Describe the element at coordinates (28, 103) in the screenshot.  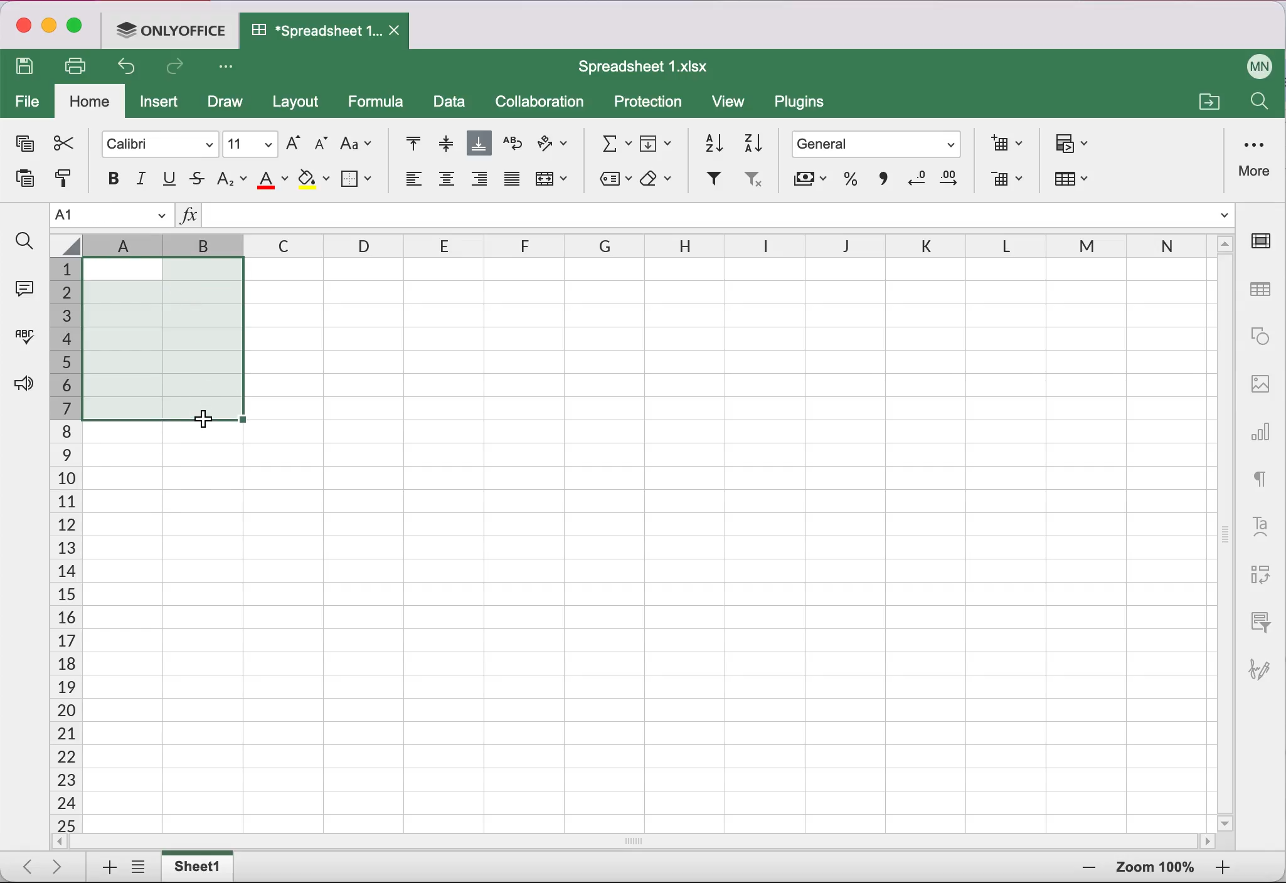
I see `file` at that location.